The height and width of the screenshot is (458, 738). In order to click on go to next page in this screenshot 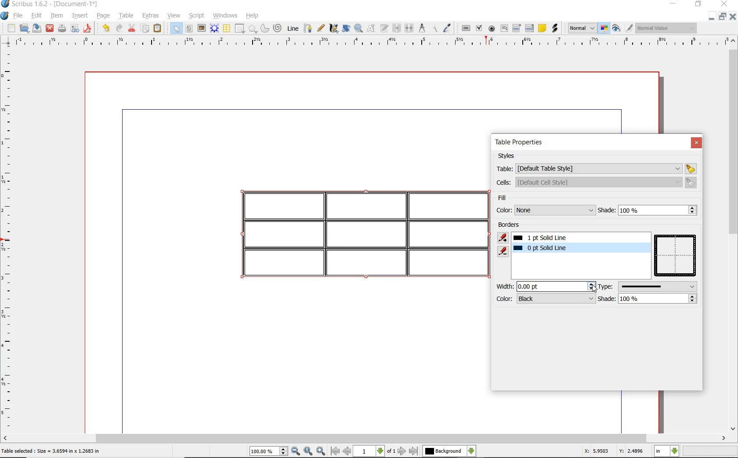, I will do `click(402, 451)`.